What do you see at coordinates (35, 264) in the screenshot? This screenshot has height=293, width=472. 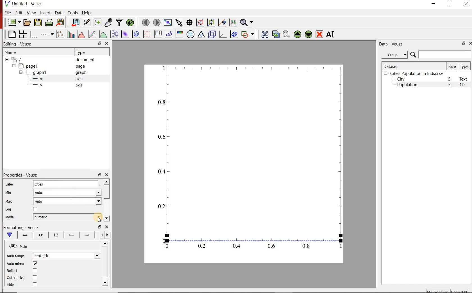 I see `check/uncheck` at bounding box center [35, 264].